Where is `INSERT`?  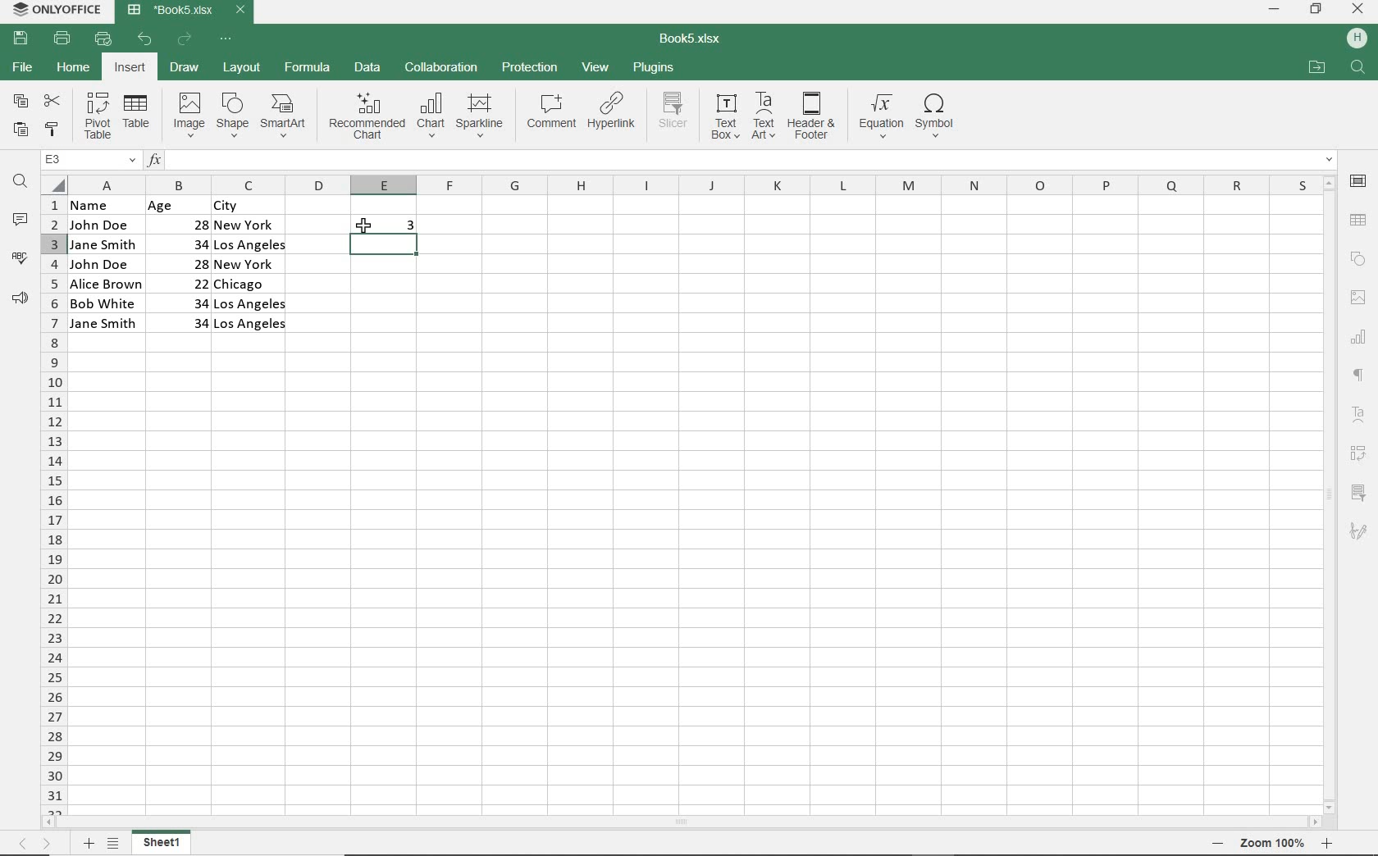 INSERT is located at coordinates (130, 67).